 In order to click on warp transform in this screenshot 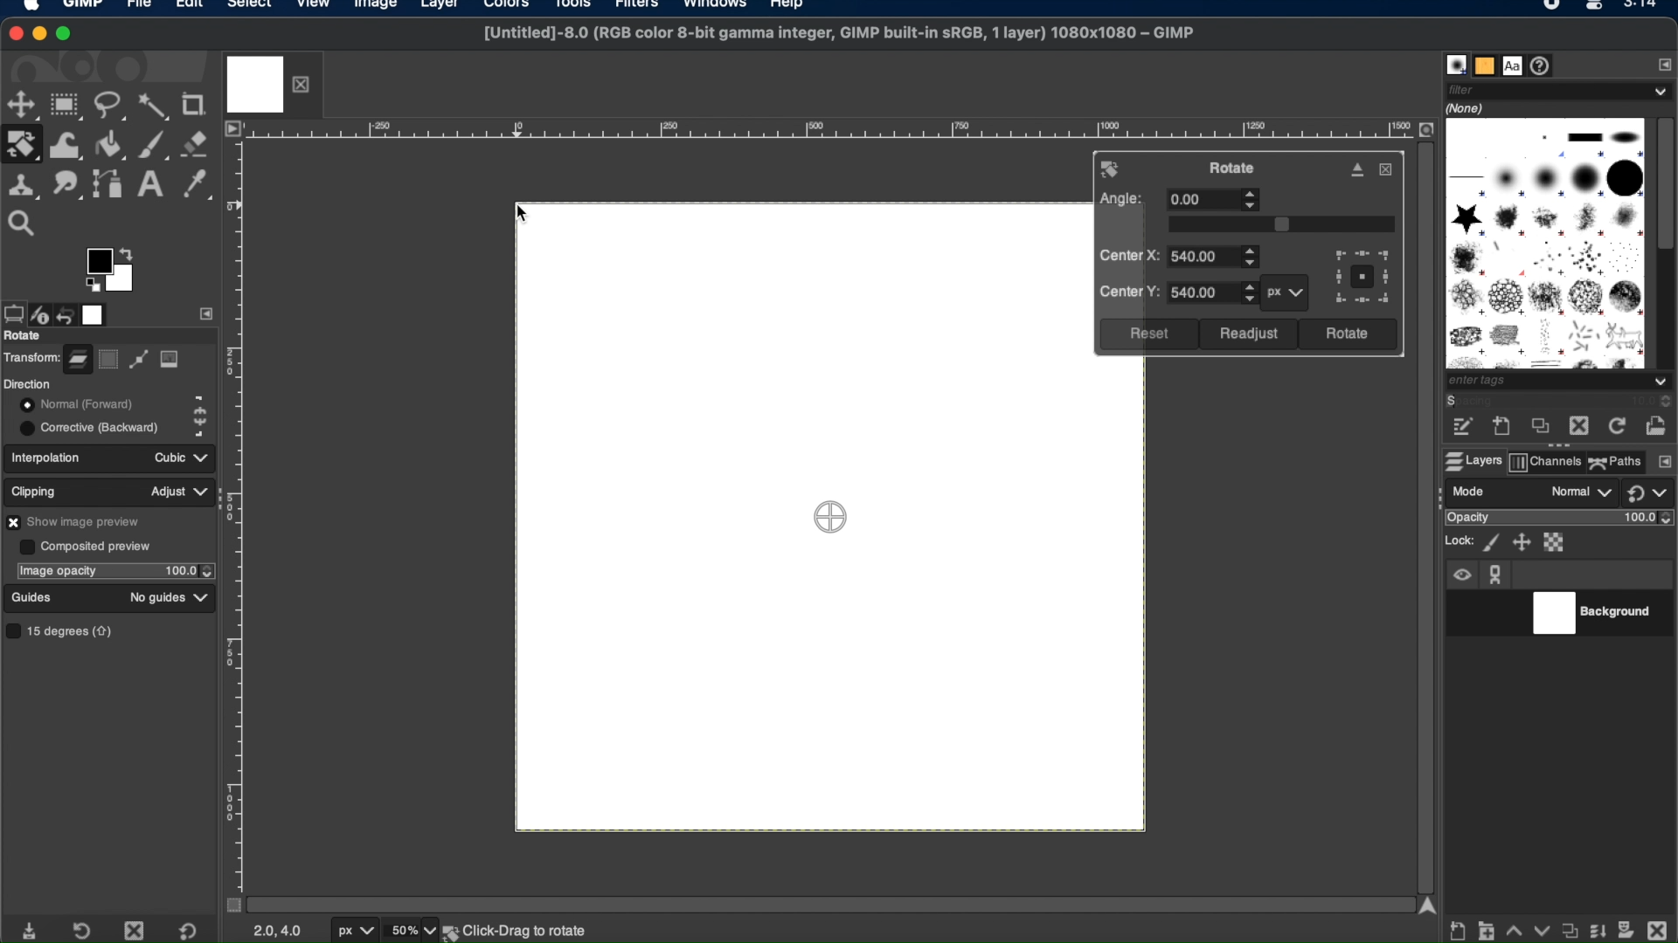, I will do `click(65, 143)`.